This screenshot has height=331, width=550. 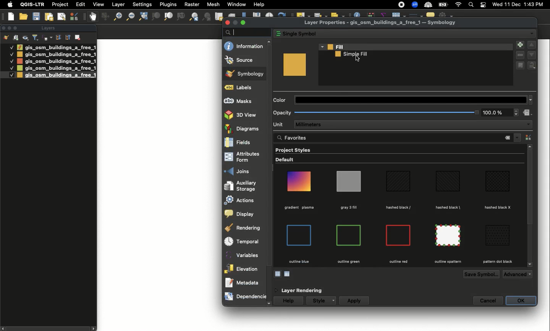 I want to click on up, so click(x=270, y=42).